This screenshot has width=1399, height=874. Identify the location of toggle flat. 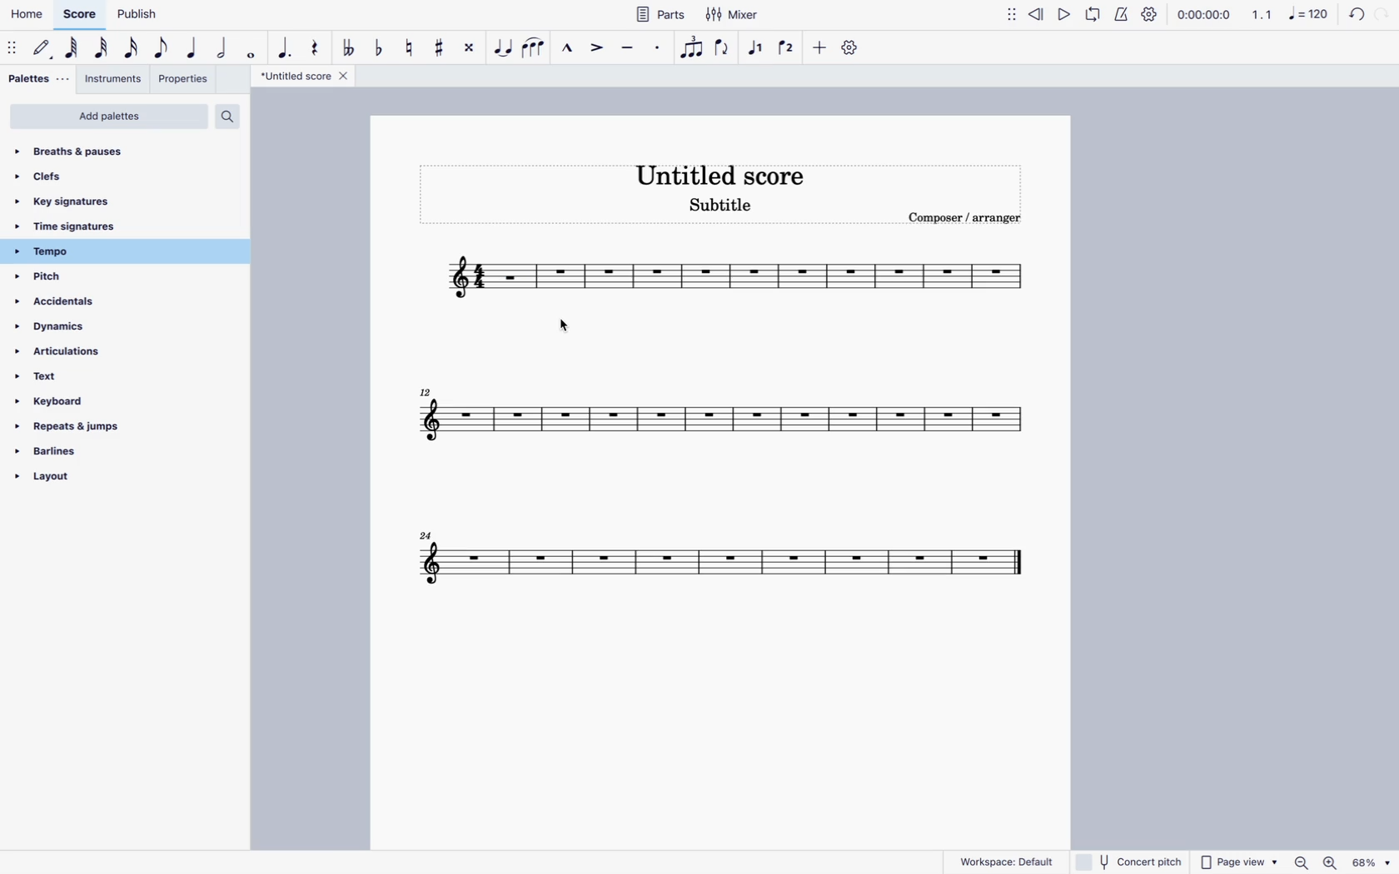
(380, 47).